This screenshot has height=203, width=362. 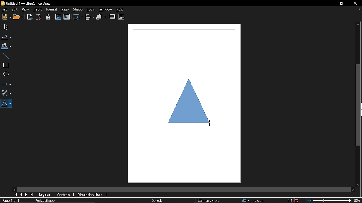 What do you see at coordinates (44, 194) in the screenshot?
I see `Layout` at bounding box center [44, 194].